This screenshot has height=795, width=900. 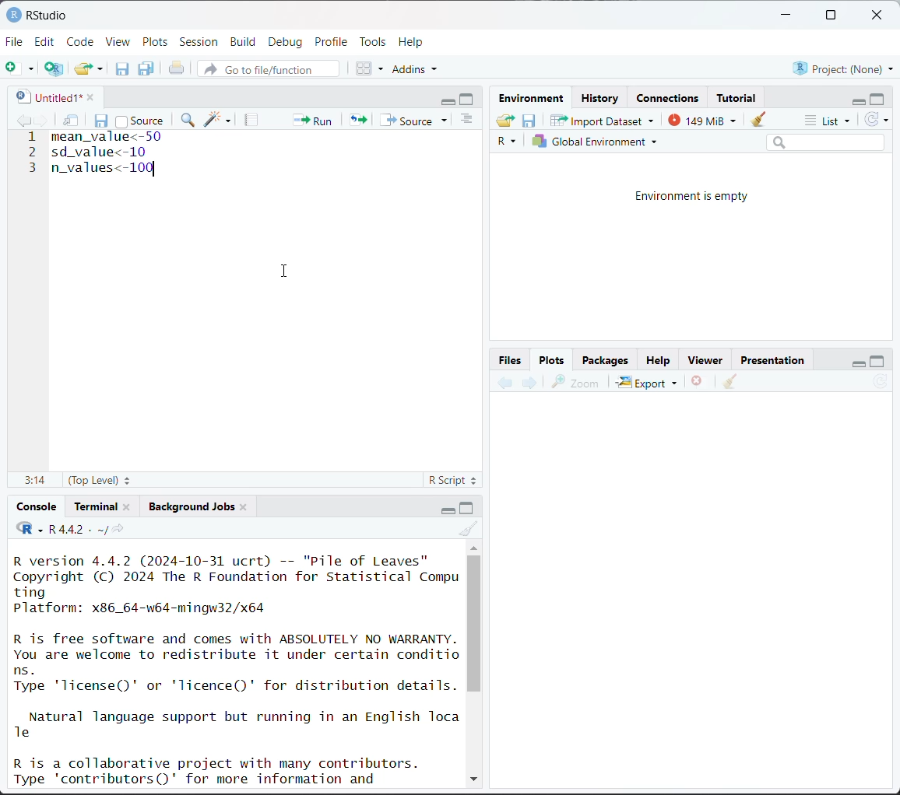 I want to click on  148 MiB, so click(x=700, y=119).